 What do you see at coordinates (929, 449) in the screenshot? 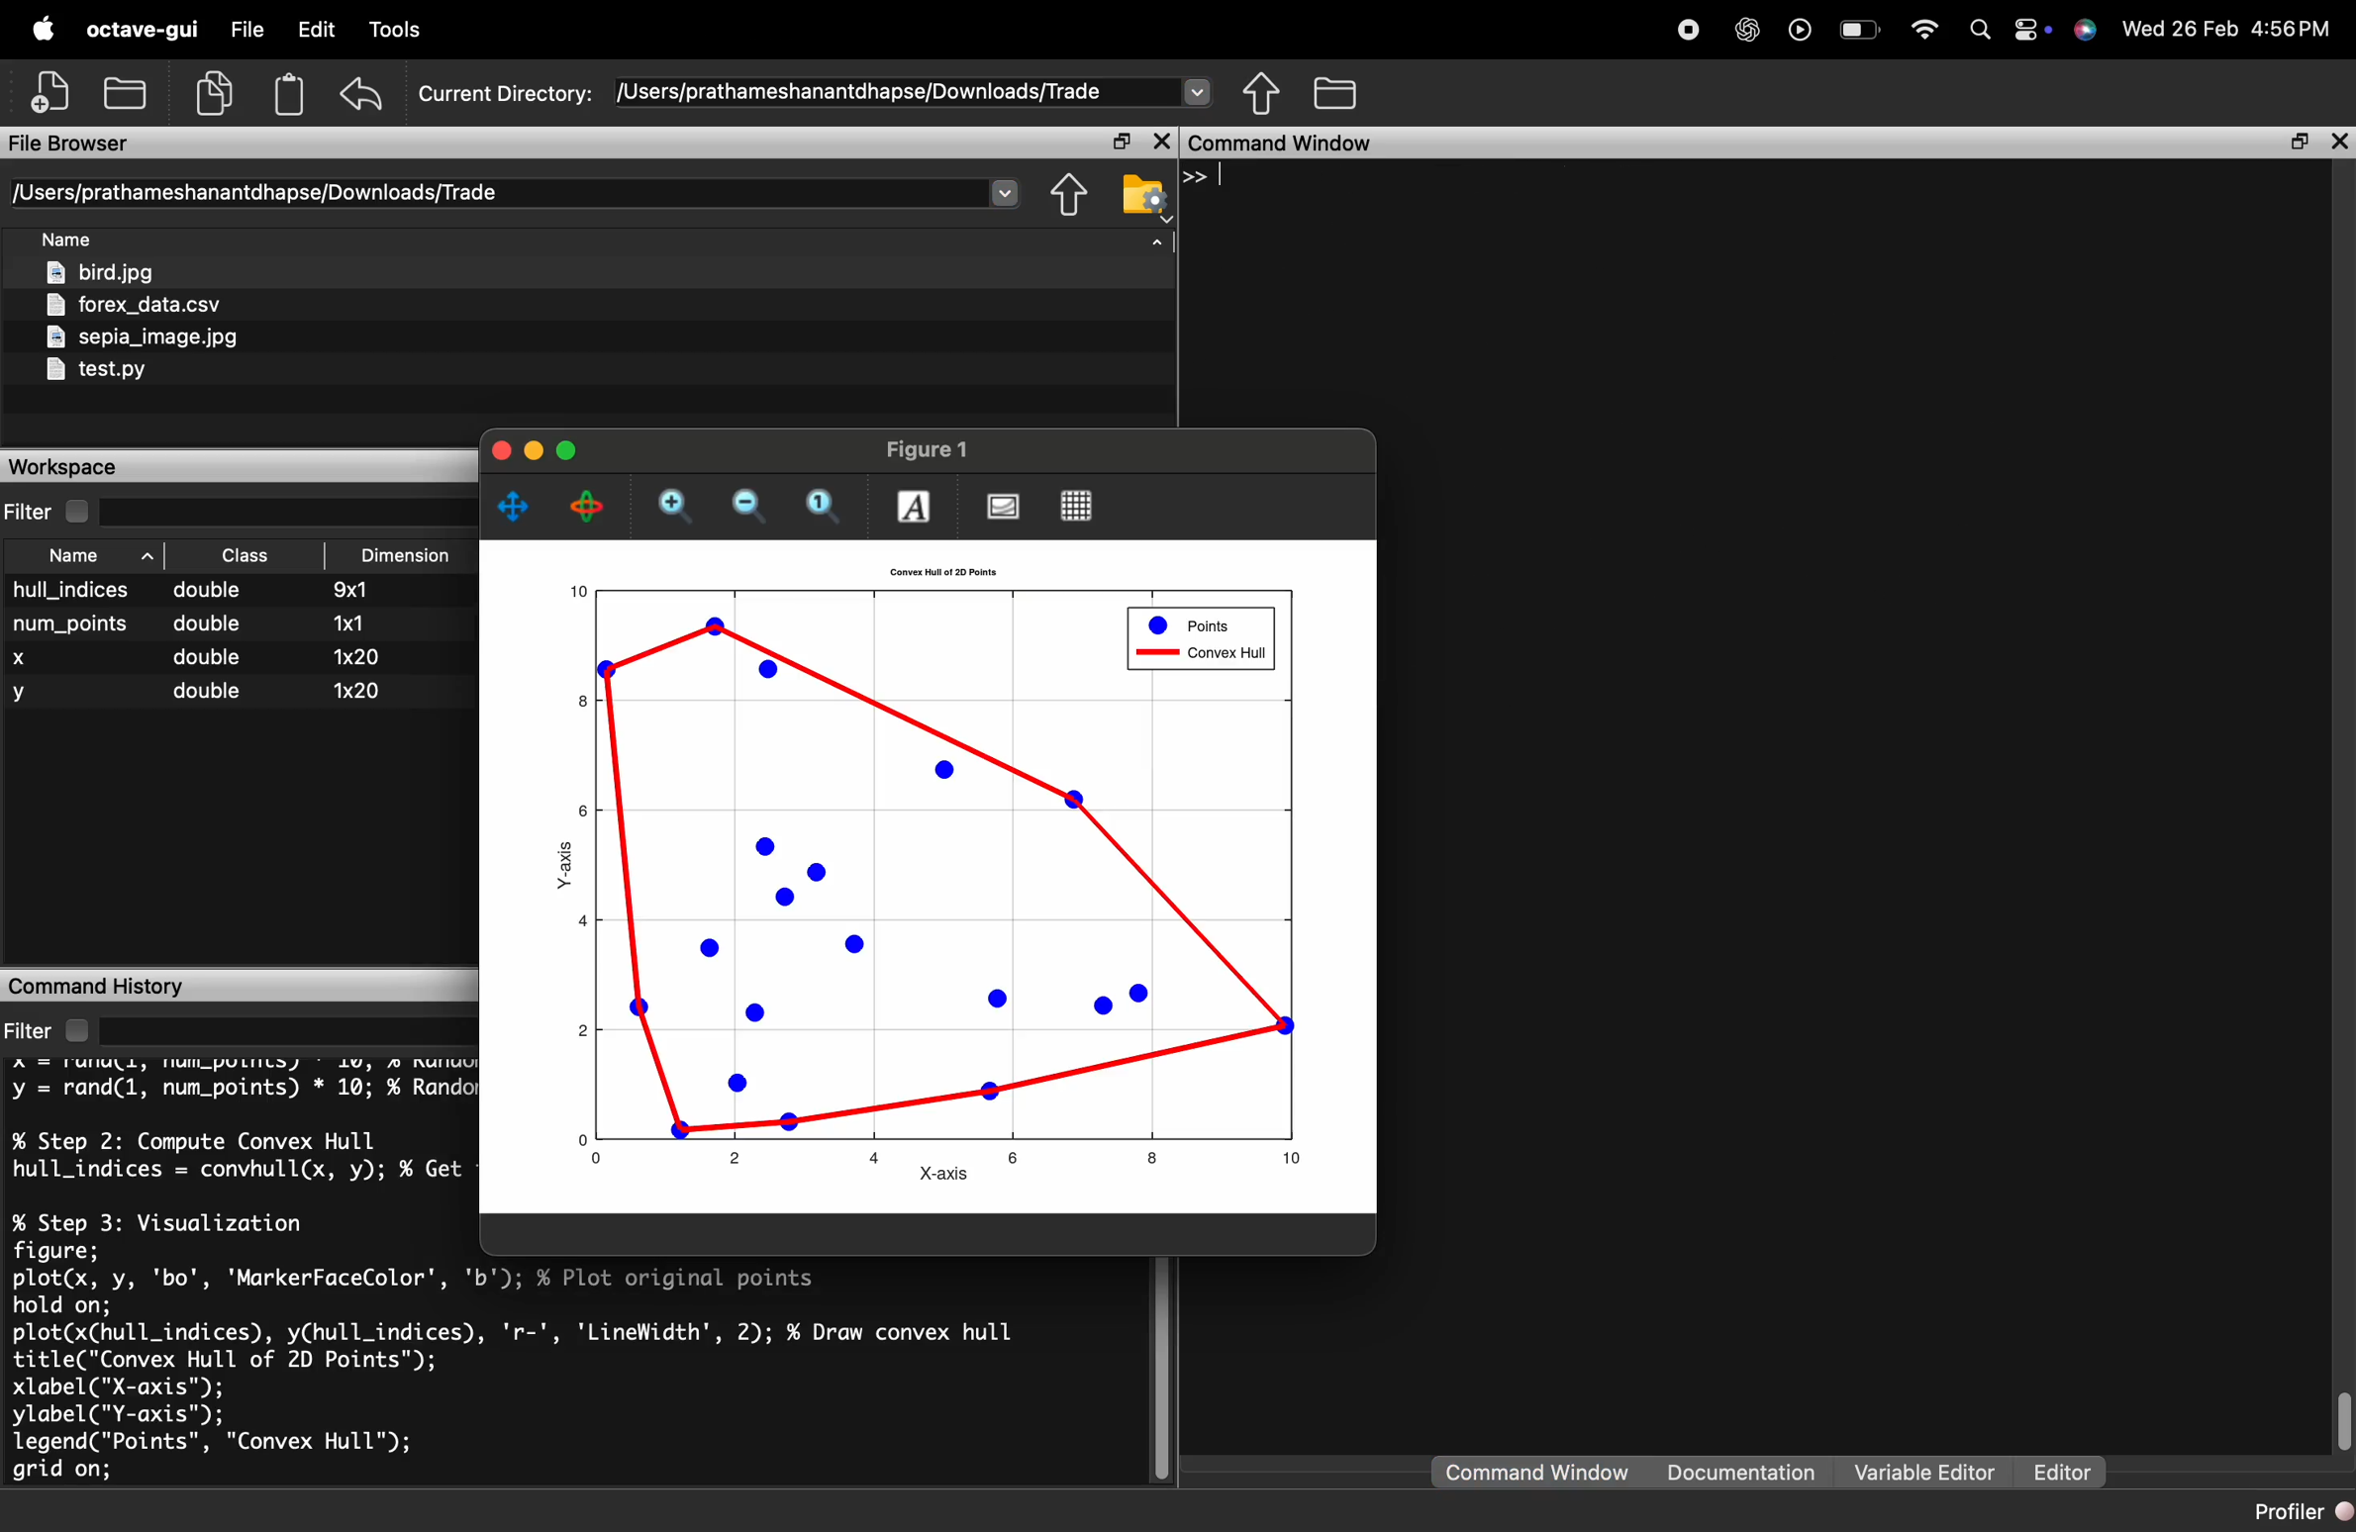
I see `figure 1` at bounding box center [929, 449].